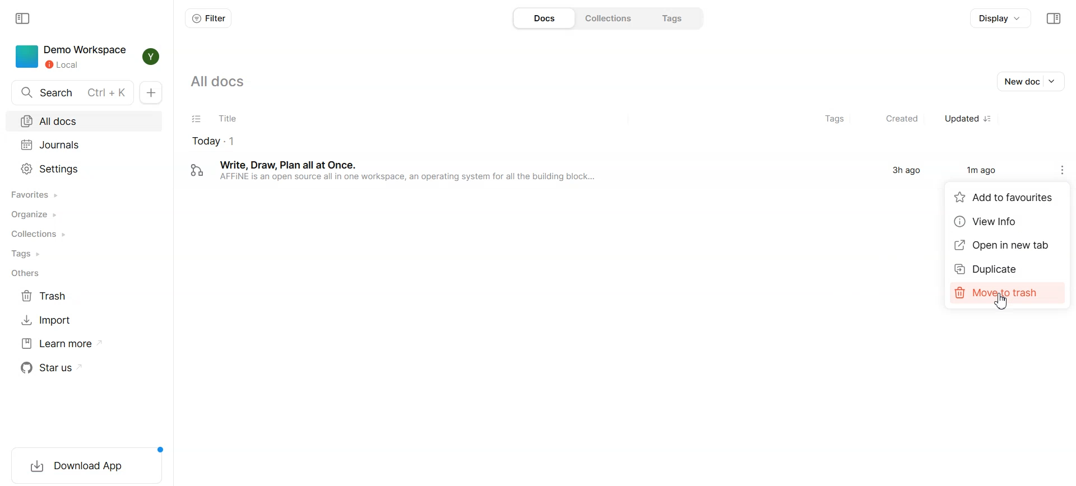 The height and width of the screenshot is (486, 1076). I want to click on New doc, so click(1030, 81).